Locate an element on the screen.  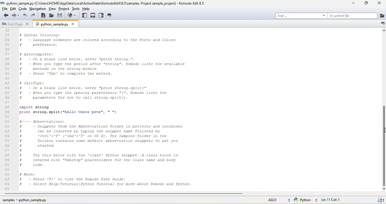
title is located at coordinates (106, 3).